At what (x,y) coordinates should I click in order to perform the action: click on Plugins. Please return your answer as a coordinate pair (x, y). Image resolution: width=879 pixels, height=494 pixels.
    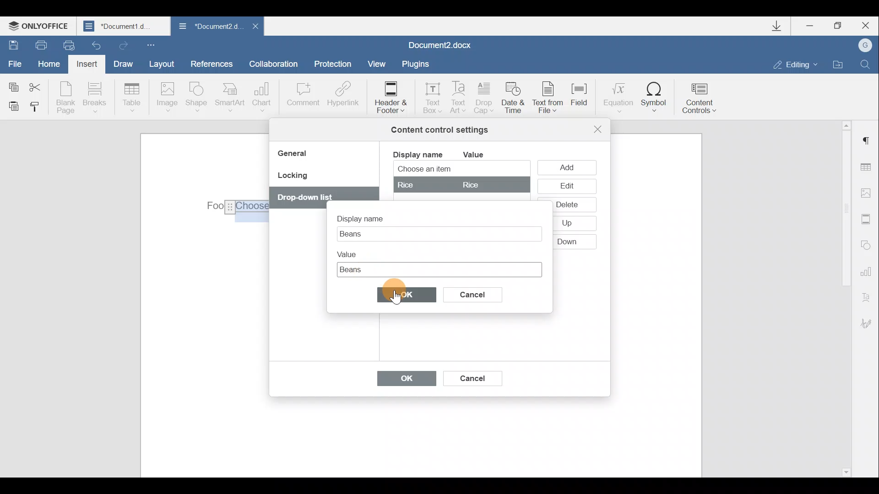
    Looking at the image, I should click on (418, 64).